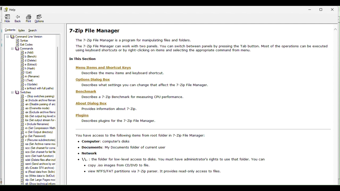 This screenshot has height=191, width=340. I want to click on Read data from standard in, so click(37, 172).